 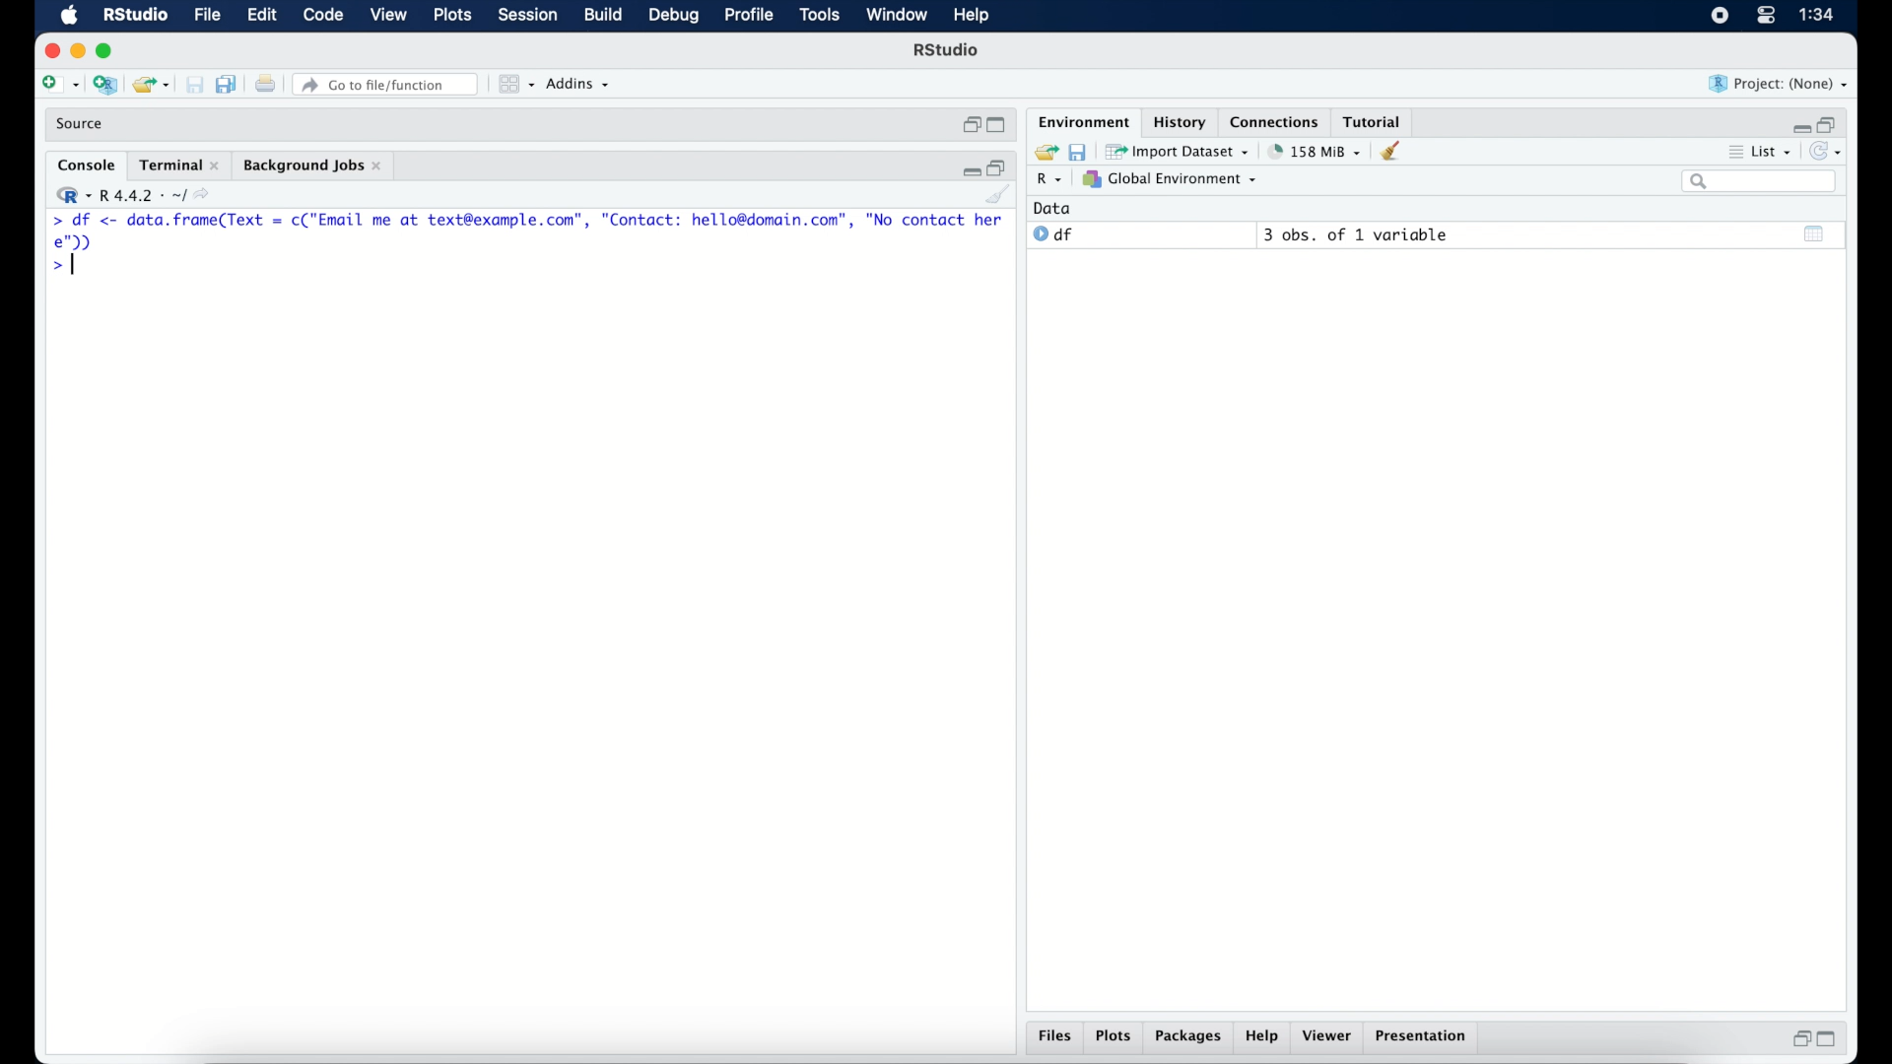 What do you see at coordinates (48, 48) in the screenshot?
I see `close` at bounding box center [48, 48].